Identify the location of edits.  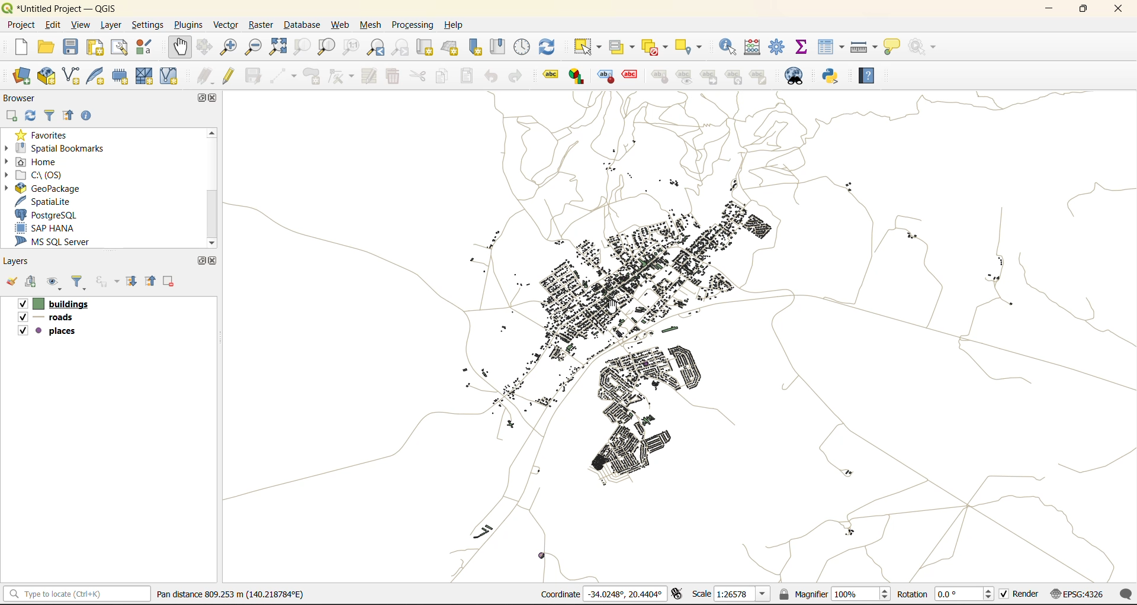
(205, 75).